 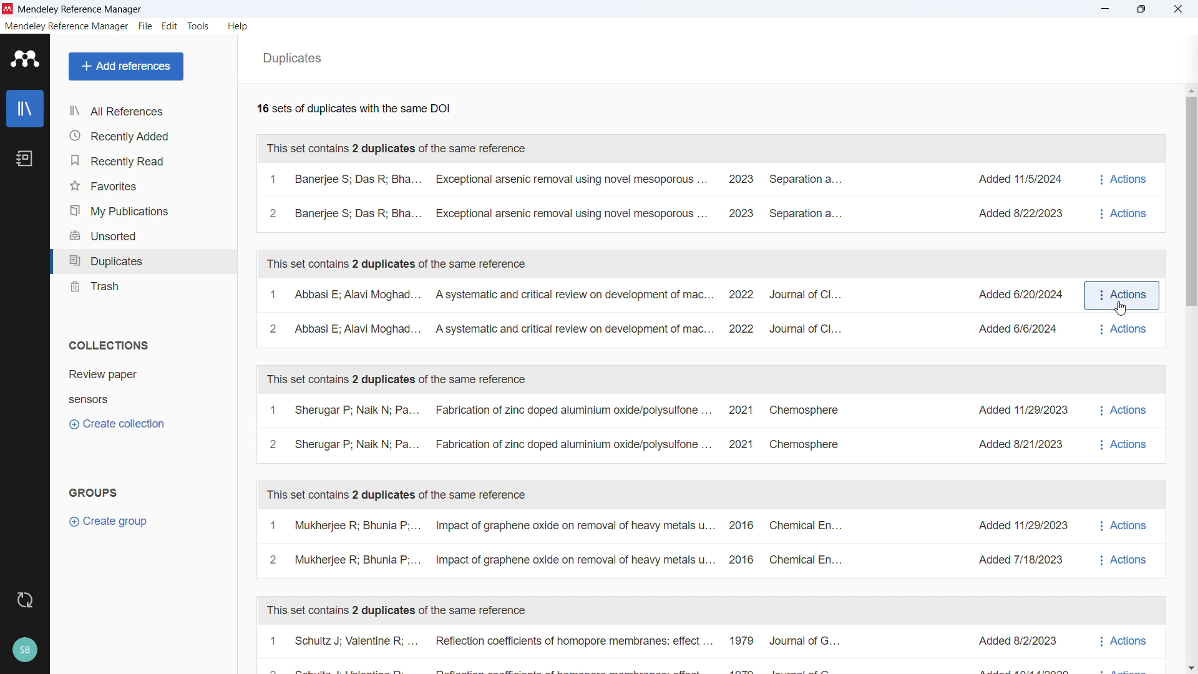 I want to click on logo, so click(x=24, y=60).